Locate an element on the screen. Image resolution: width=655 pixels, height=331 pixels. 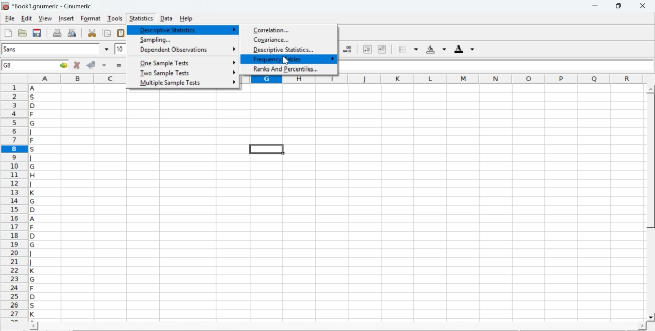
descriptive statistics is located at coordinates (167, 29).